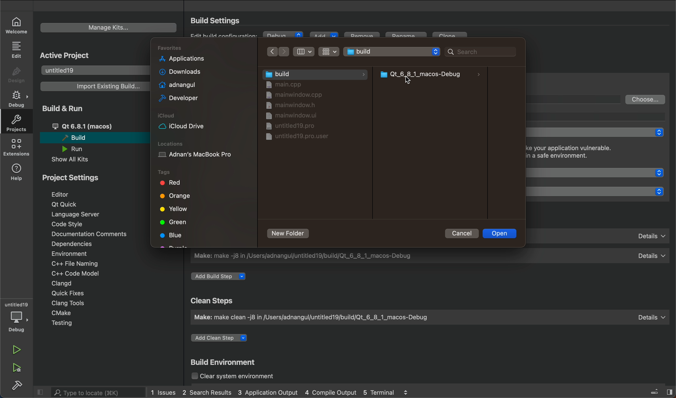 The image size is (676, 398). Describe the element at coordinates (242, 377) in the screenshot. I see `clear system ` at that location.